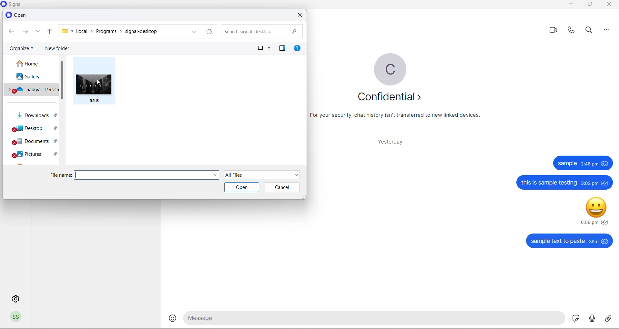 This screenshot has width=619, height=329. I want to click on scrollbar, so click(63, 80).